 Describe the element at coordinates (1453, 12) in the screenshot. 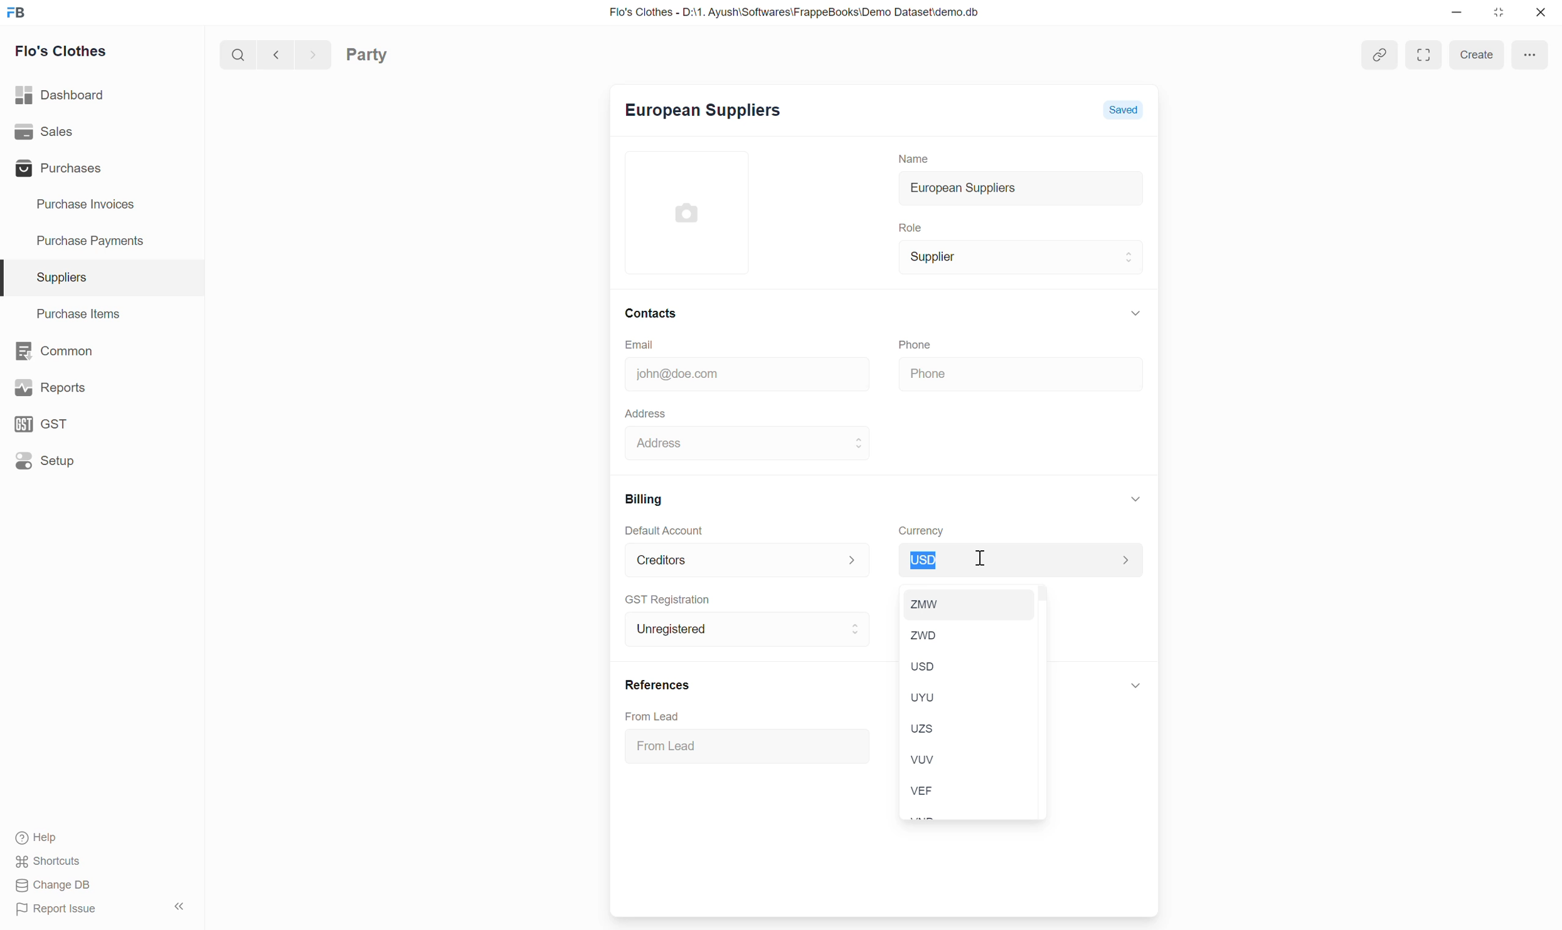

I see `minimise` at that location.